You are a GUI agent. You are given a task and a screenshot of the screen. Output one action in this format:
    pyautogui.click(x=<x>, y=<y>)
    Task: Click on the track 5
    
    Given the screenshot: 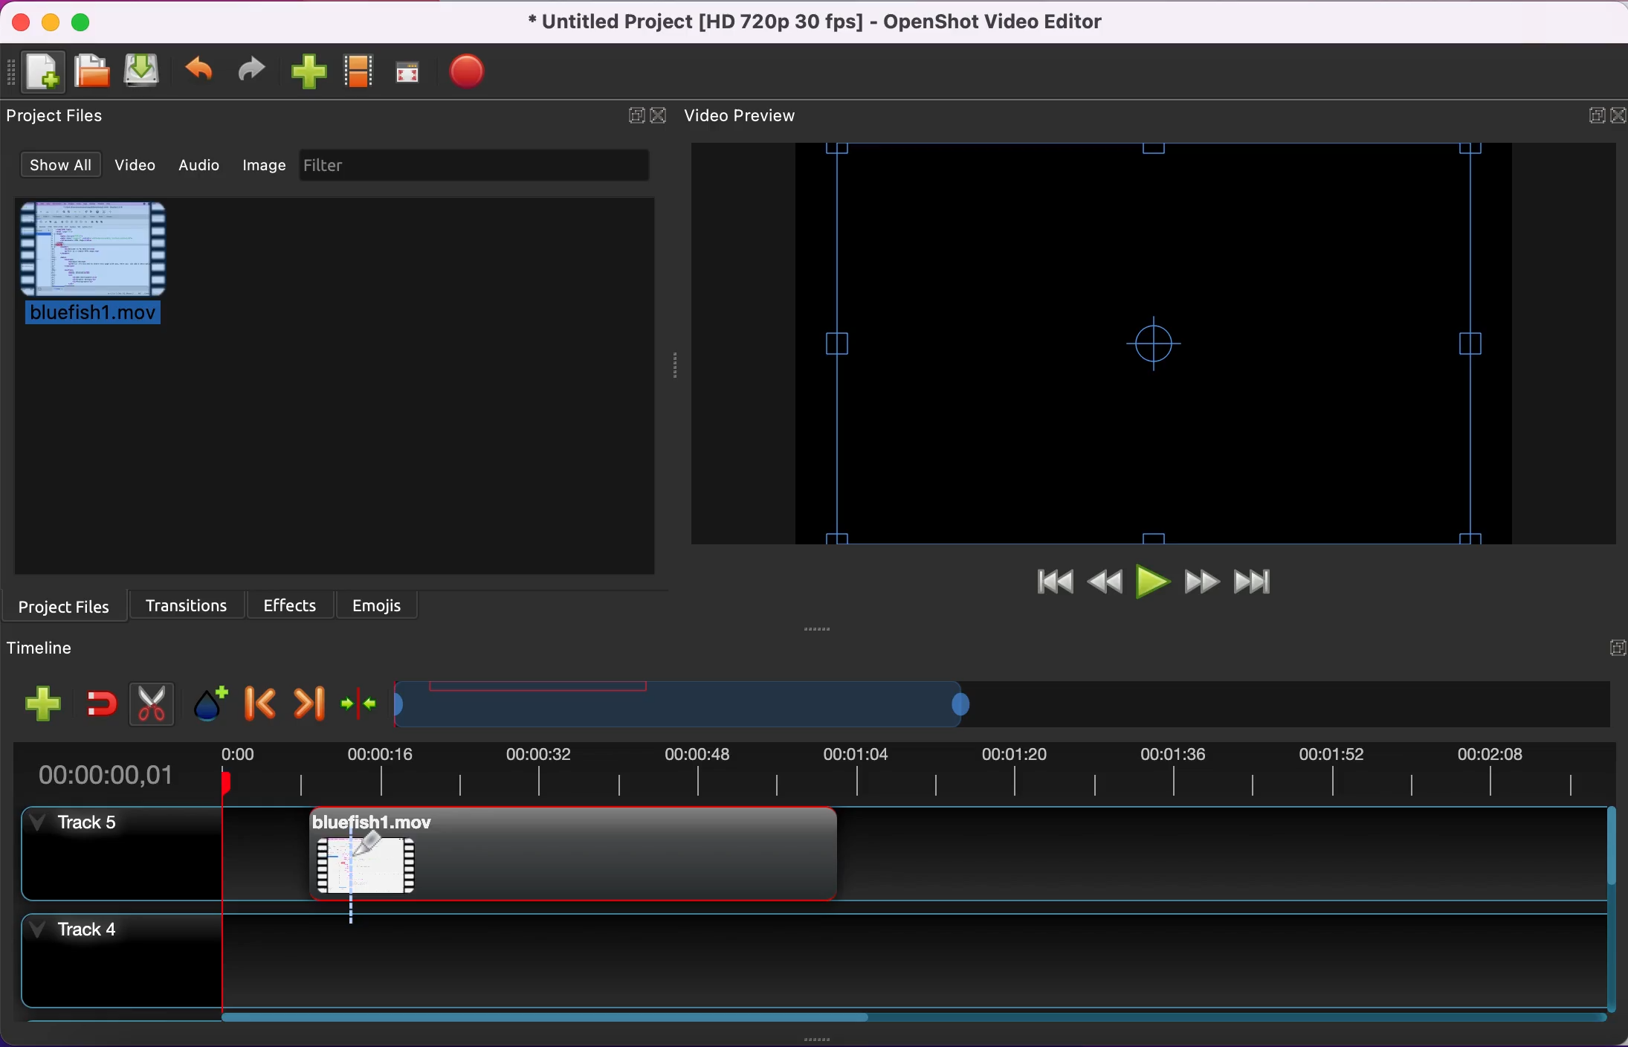 What is the action you would take?
    pyautogui.click(x=122, y=857)
    